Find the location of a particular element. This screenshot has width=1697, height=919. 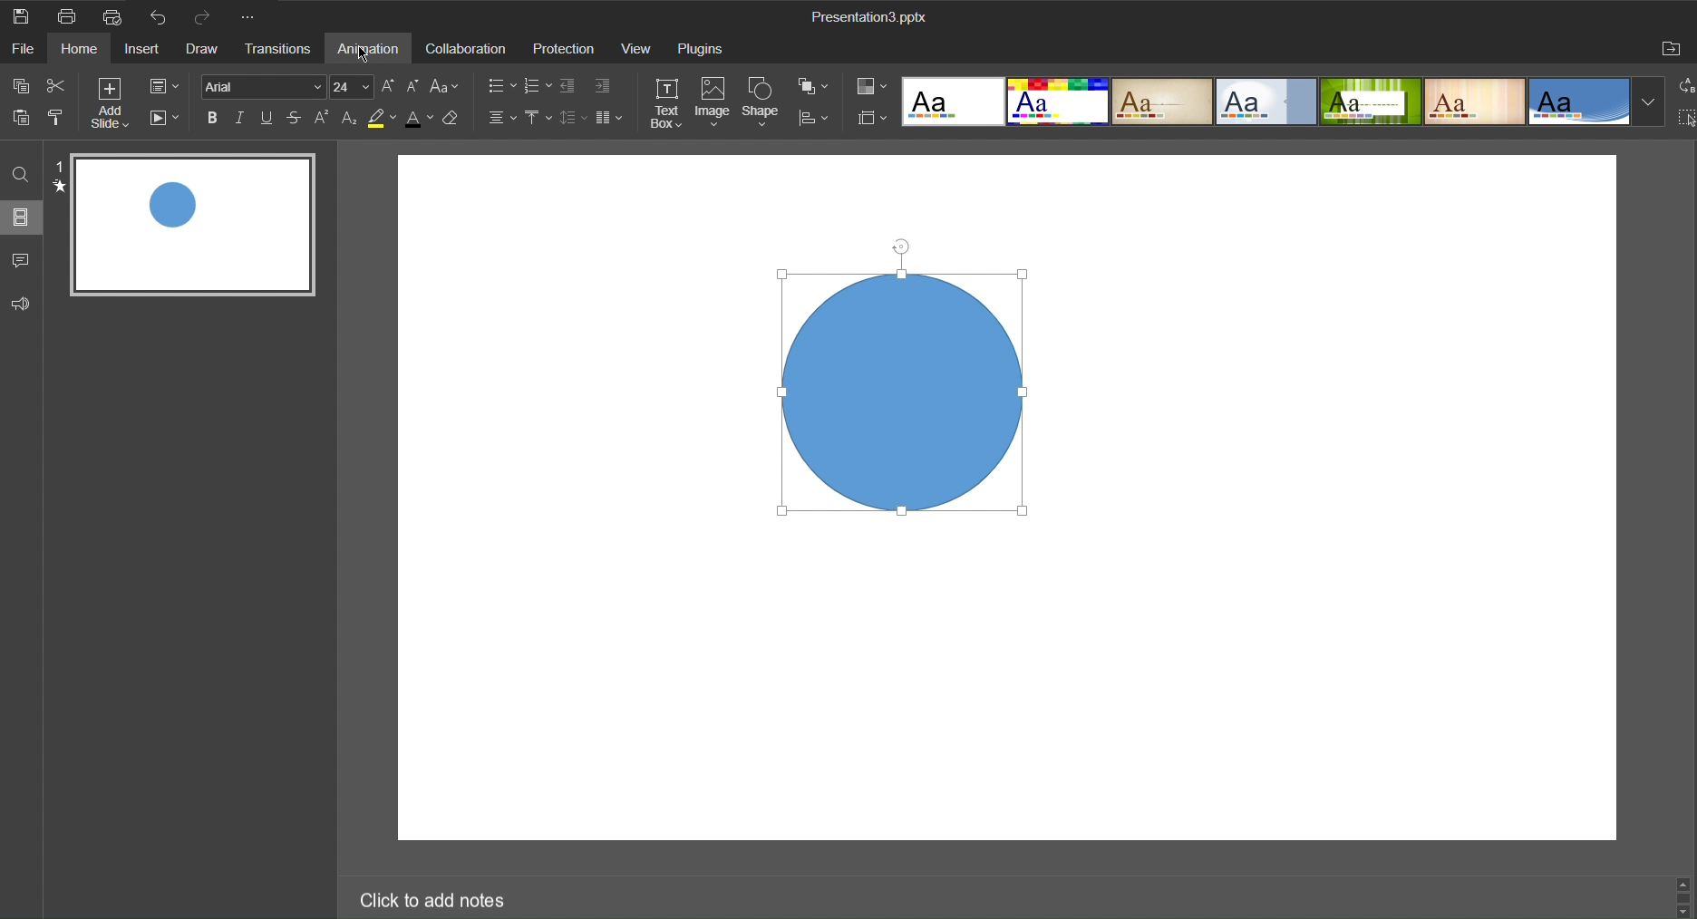

Print is located at coordinates (66, 16).